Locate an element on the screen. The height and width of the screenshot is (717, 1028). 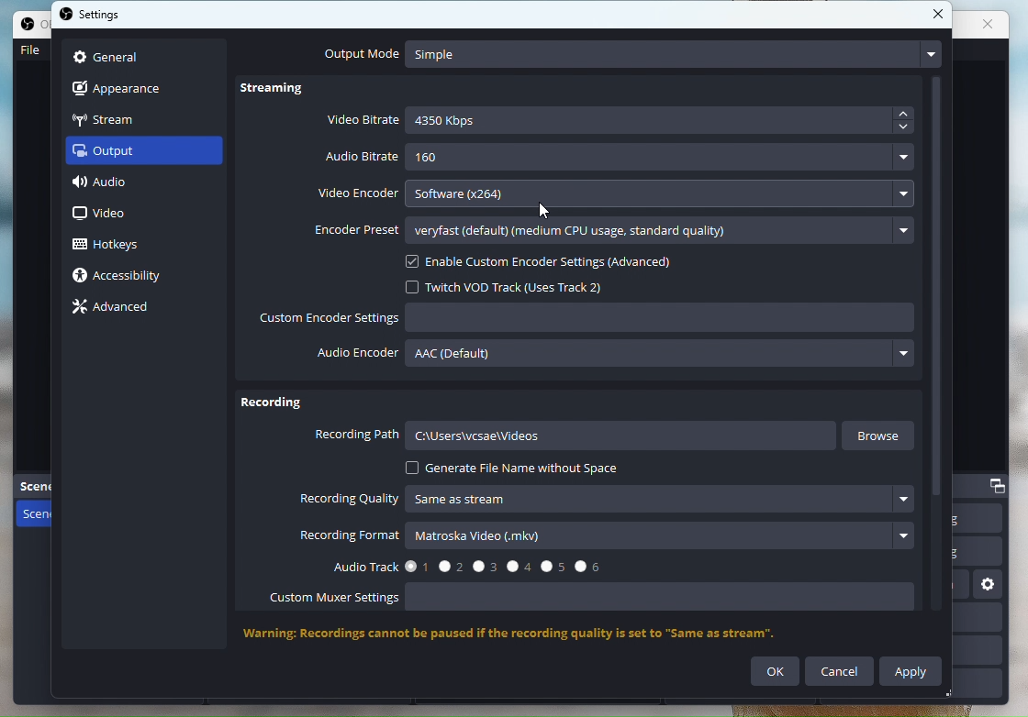
Custom encoder Settings is located at coordinates (588, 320).